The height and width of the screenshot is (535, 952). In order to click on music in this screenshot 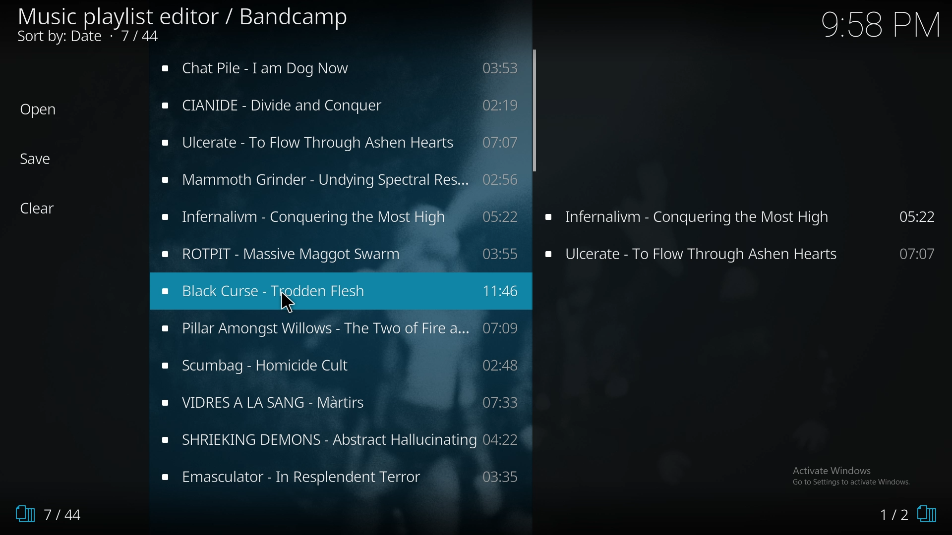, I will do `click(342, 402)`.